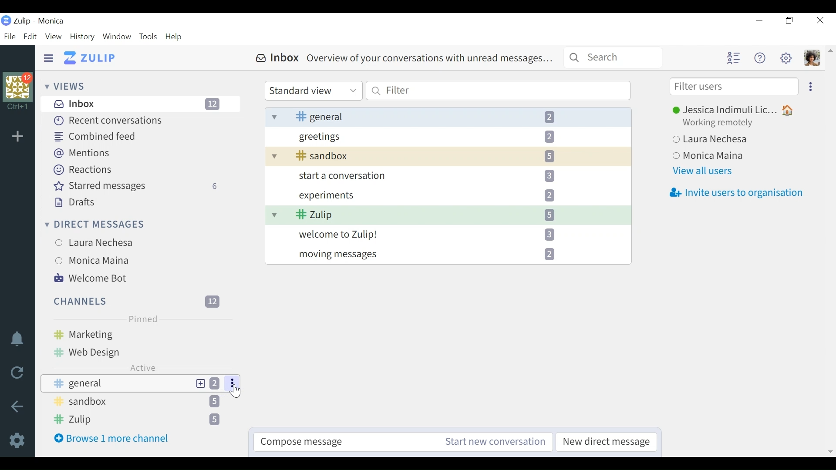 Image resolution: width=836 pixels, height=470 pixels. Describe the element at coordinates (19, 440) in the screenshot. I see `Settings` at that location.